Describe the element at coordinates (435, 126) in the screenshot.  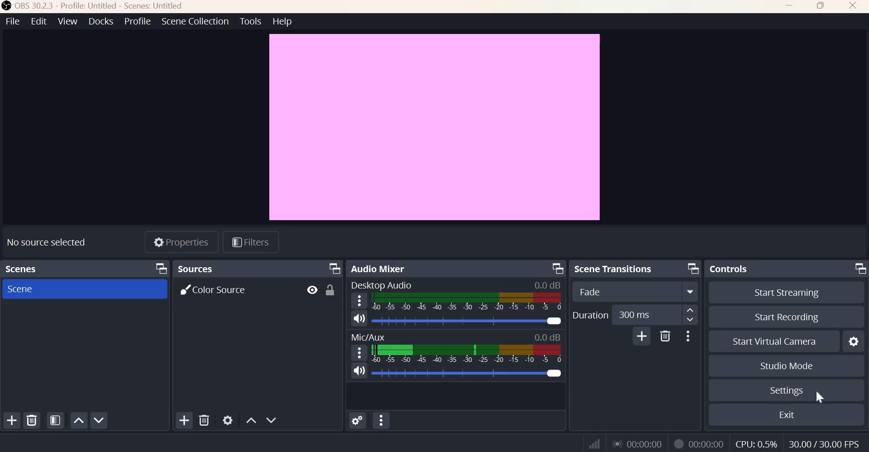
I see `canvas` at that location.